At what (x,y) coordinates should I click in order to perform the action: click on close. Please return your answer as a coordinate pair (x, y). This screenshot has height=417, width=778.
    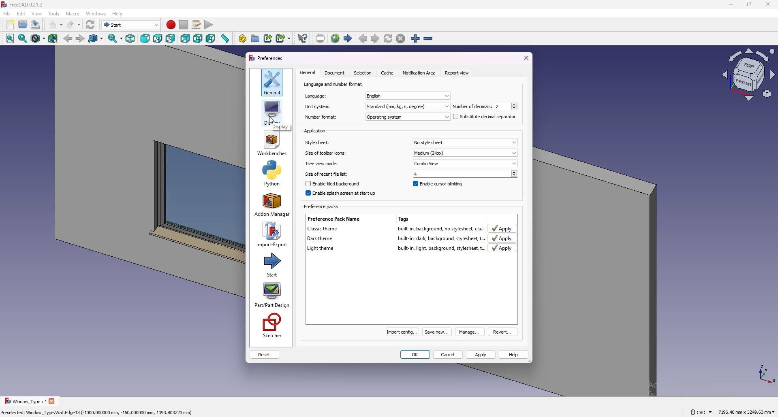
    Looking at the image, I should click on (53, 401).